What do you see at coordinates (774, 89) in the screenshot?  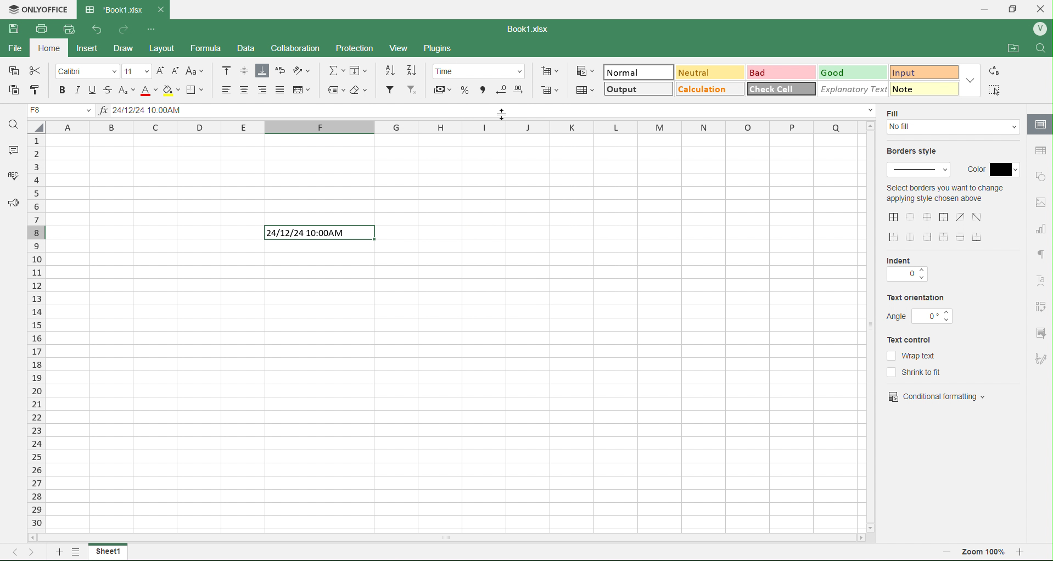 I see `Check Cell` at bounding box center [774, 89].